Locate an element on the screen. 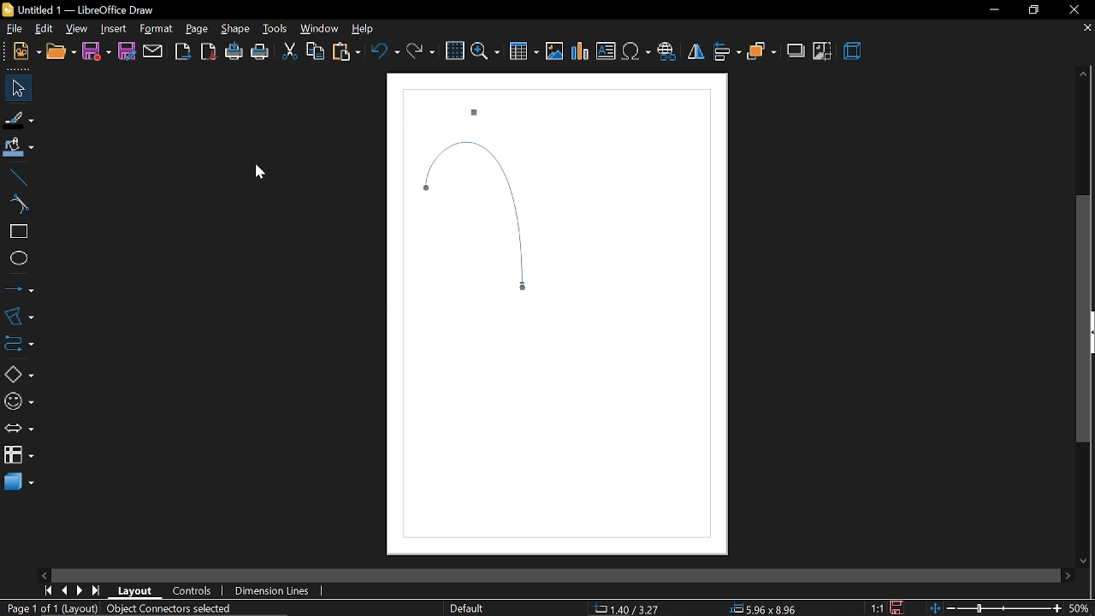 This screenshot has height=616, width=1095. (Layout) Object Connectors selected is located at coordinates (148, 609).